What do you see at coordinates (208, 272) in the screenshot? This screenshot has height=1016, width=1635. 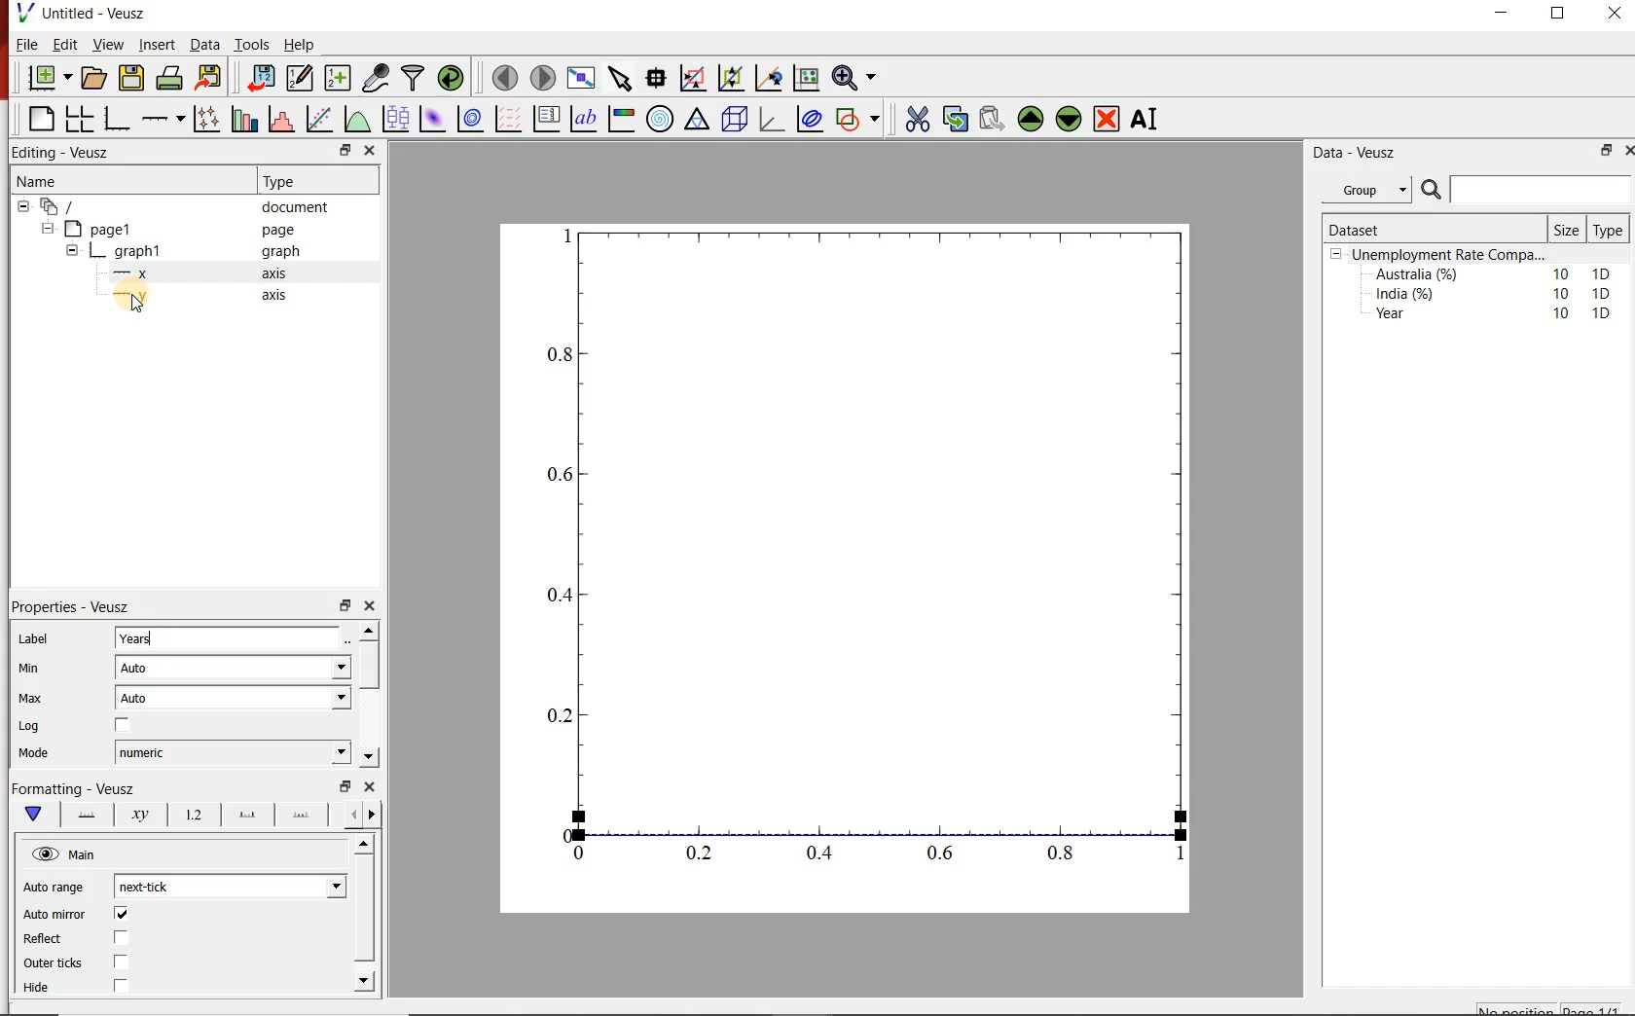 I see `x axis` at bounding box center [208, 272].